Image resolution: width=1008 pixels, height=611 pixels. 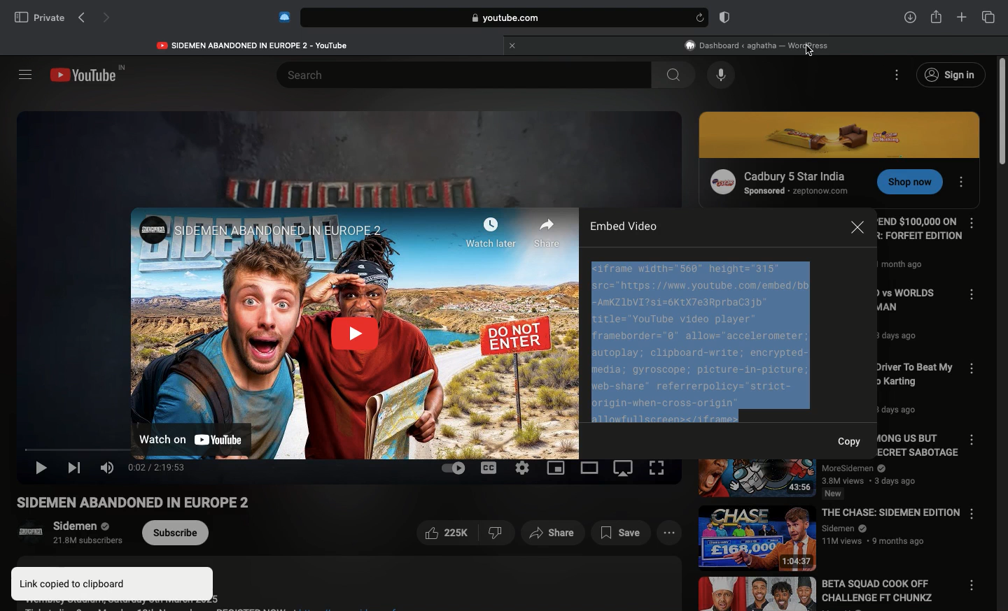 What do you see at coordinates (177, 533) in the screenshot?
I see `Subcribe` at bounding box center [177, 533].